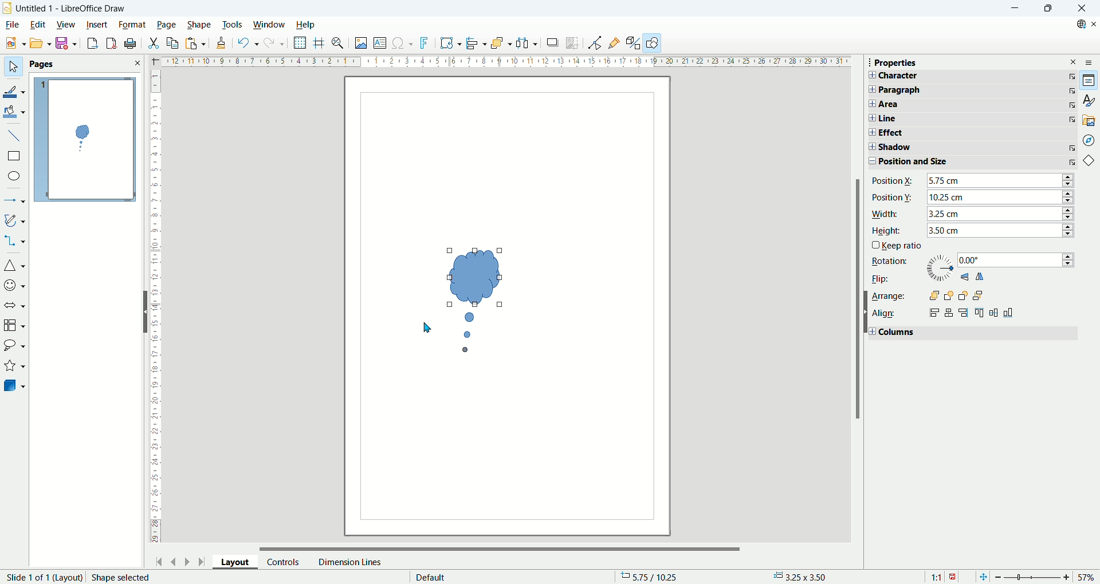 The image size is (1100, 584). I want to click on Centered, so click(950, 313).